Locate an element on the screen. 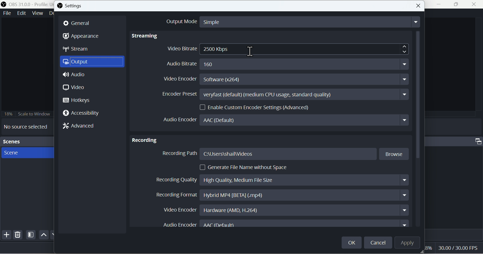 Image resolution: width=483 pixels, height=254 pixels. Recording Quality is located at coordinates (281, 179).